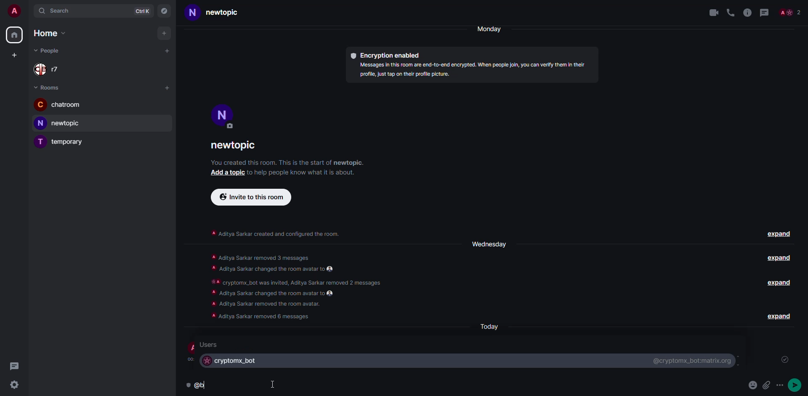 This screenshot has width=808, height=396. What do you see at coordinates (14, 11) in the screenshot?
I see `profile` at bounding box center [14, 11].